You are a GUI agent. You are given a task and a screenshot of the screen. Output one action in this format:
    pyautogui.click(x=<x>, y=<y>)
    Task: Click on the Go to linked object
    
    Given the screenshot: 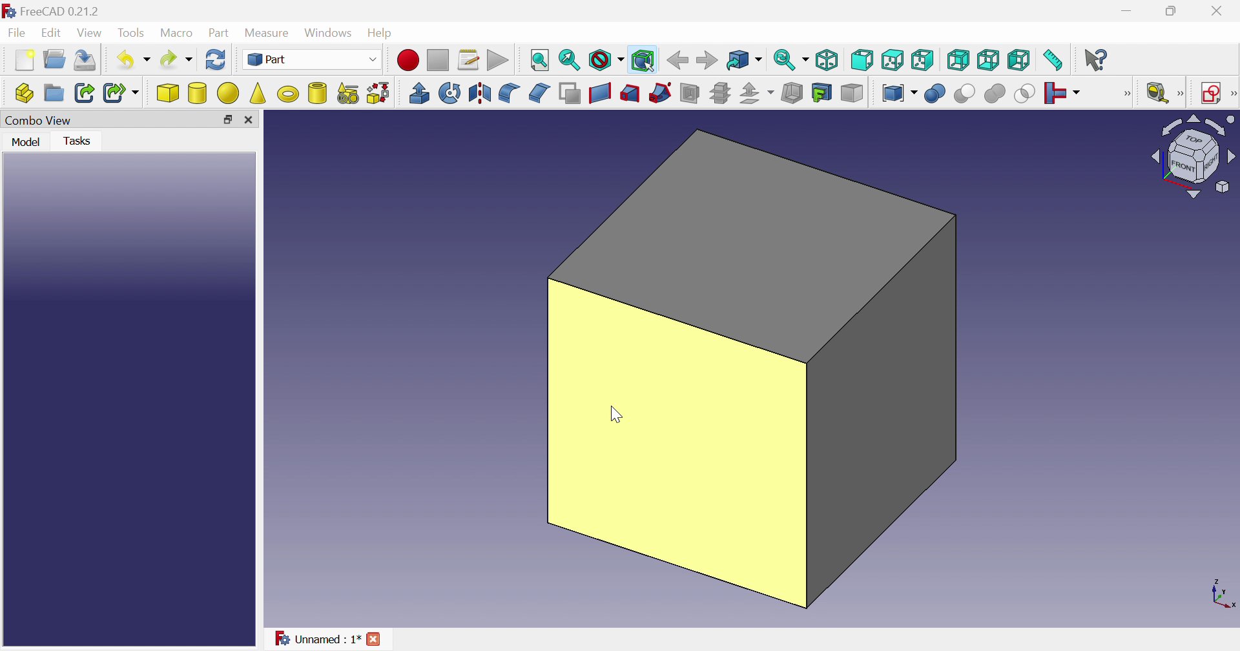 What is the action you would take?
    pyautogui.click(x=744, y=61)
    